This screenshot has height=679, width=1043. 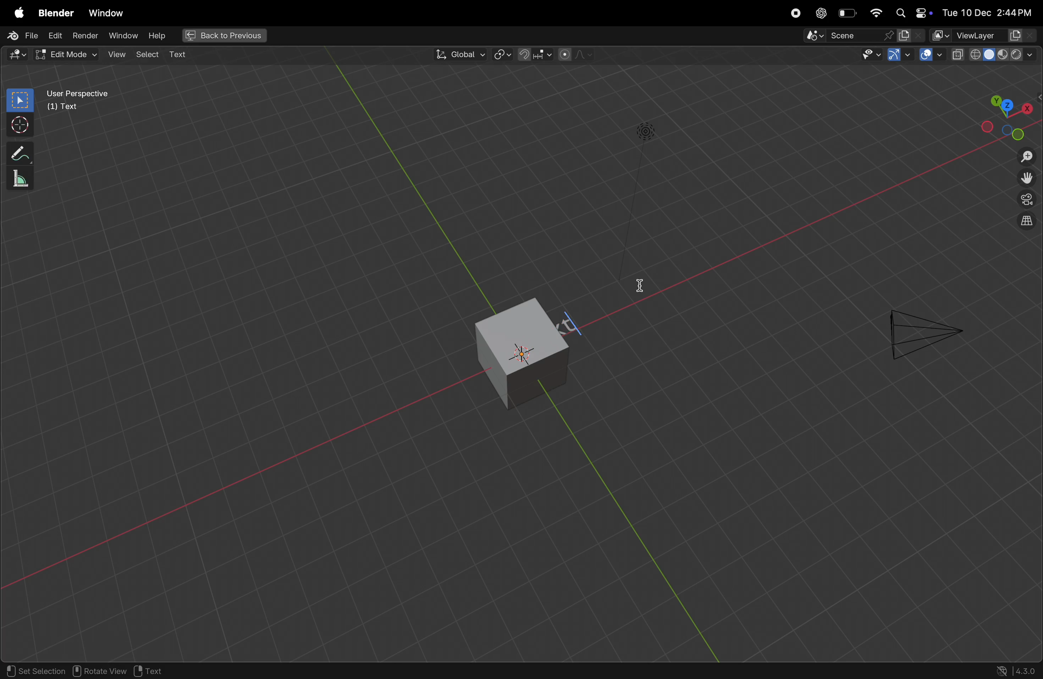 What do you see at coordinates (56, 36) in the screenshot?
I see `edit` at bounding box center [56, 36].